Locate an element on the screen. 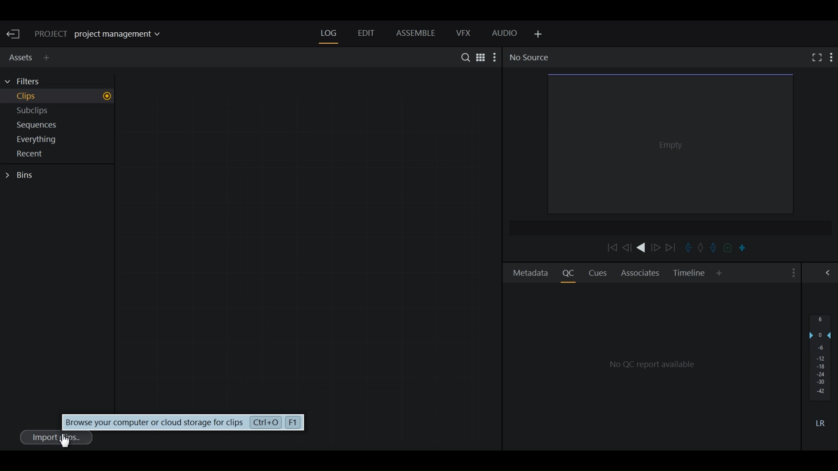 This screenshot has height=471, width=838. Add cue is located at coordinates (728, 249).